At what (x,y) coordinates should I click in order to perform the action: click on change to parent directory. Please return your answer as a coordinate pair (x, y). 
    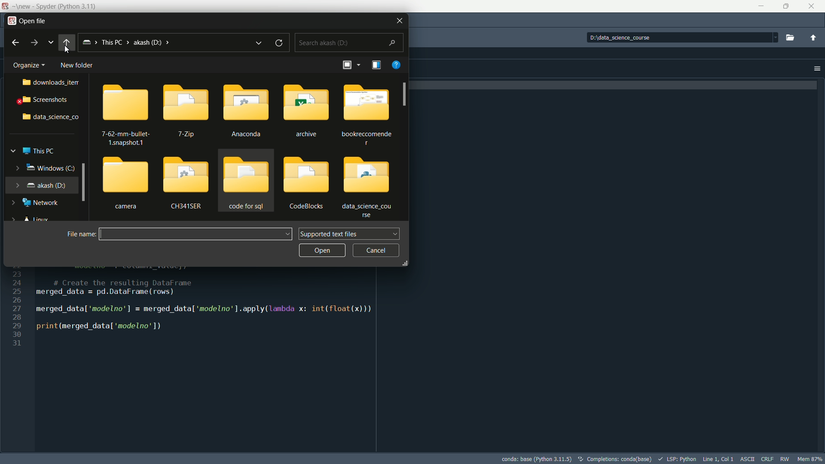
    Looking at the image, I should click on (813, 37).